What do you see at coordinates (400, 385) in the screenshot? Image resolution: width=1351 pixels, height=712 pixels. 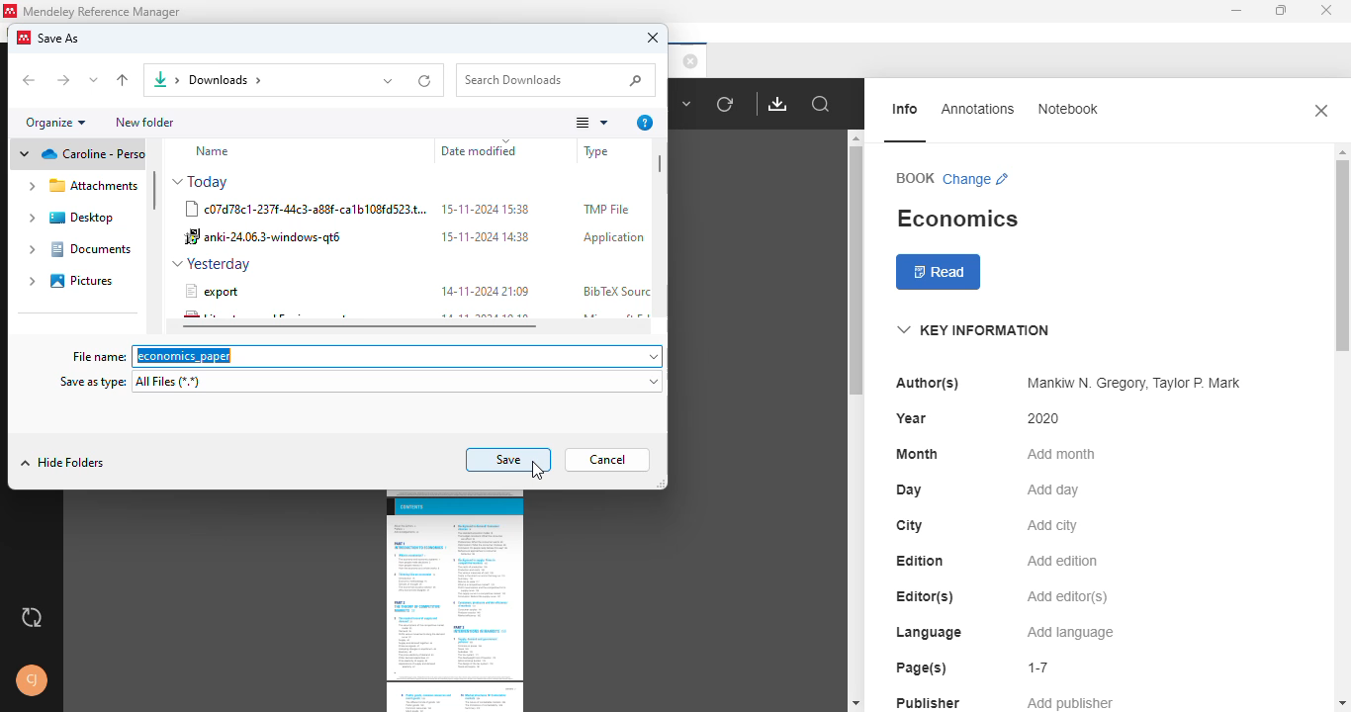 I see `All Files(*.*)` at bounding box center [400, 385].